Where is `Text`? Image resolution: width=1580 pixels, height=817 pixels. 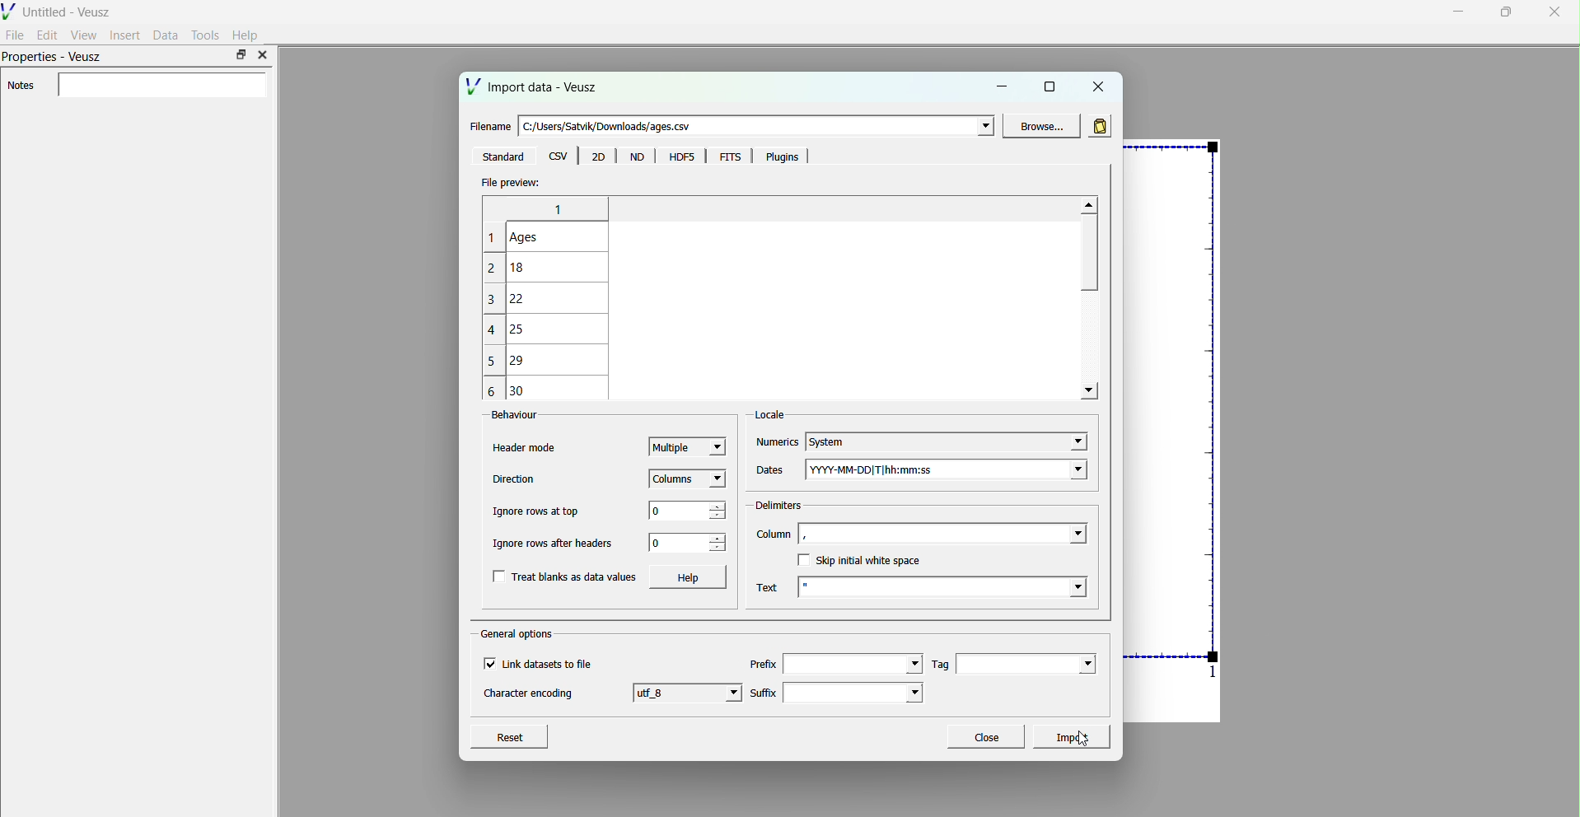
Text is located at coordinates (767, 588).